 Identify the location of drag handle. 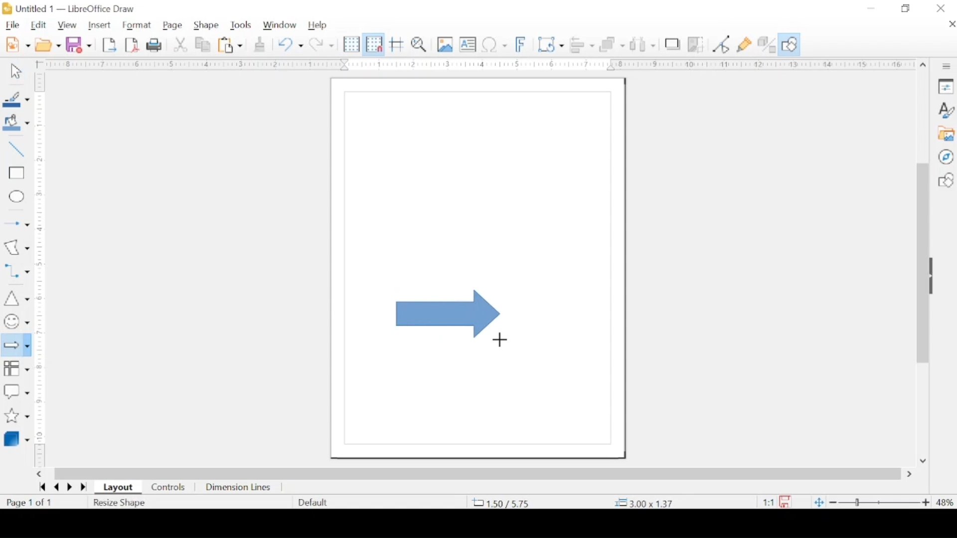
(934, 275).